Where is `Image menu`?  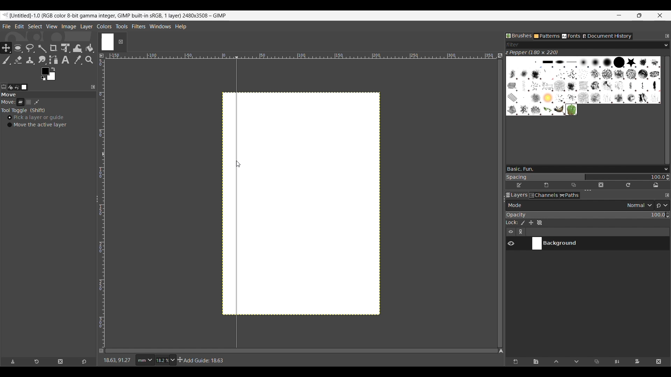
Image menu is located at coordinates (69, 27).